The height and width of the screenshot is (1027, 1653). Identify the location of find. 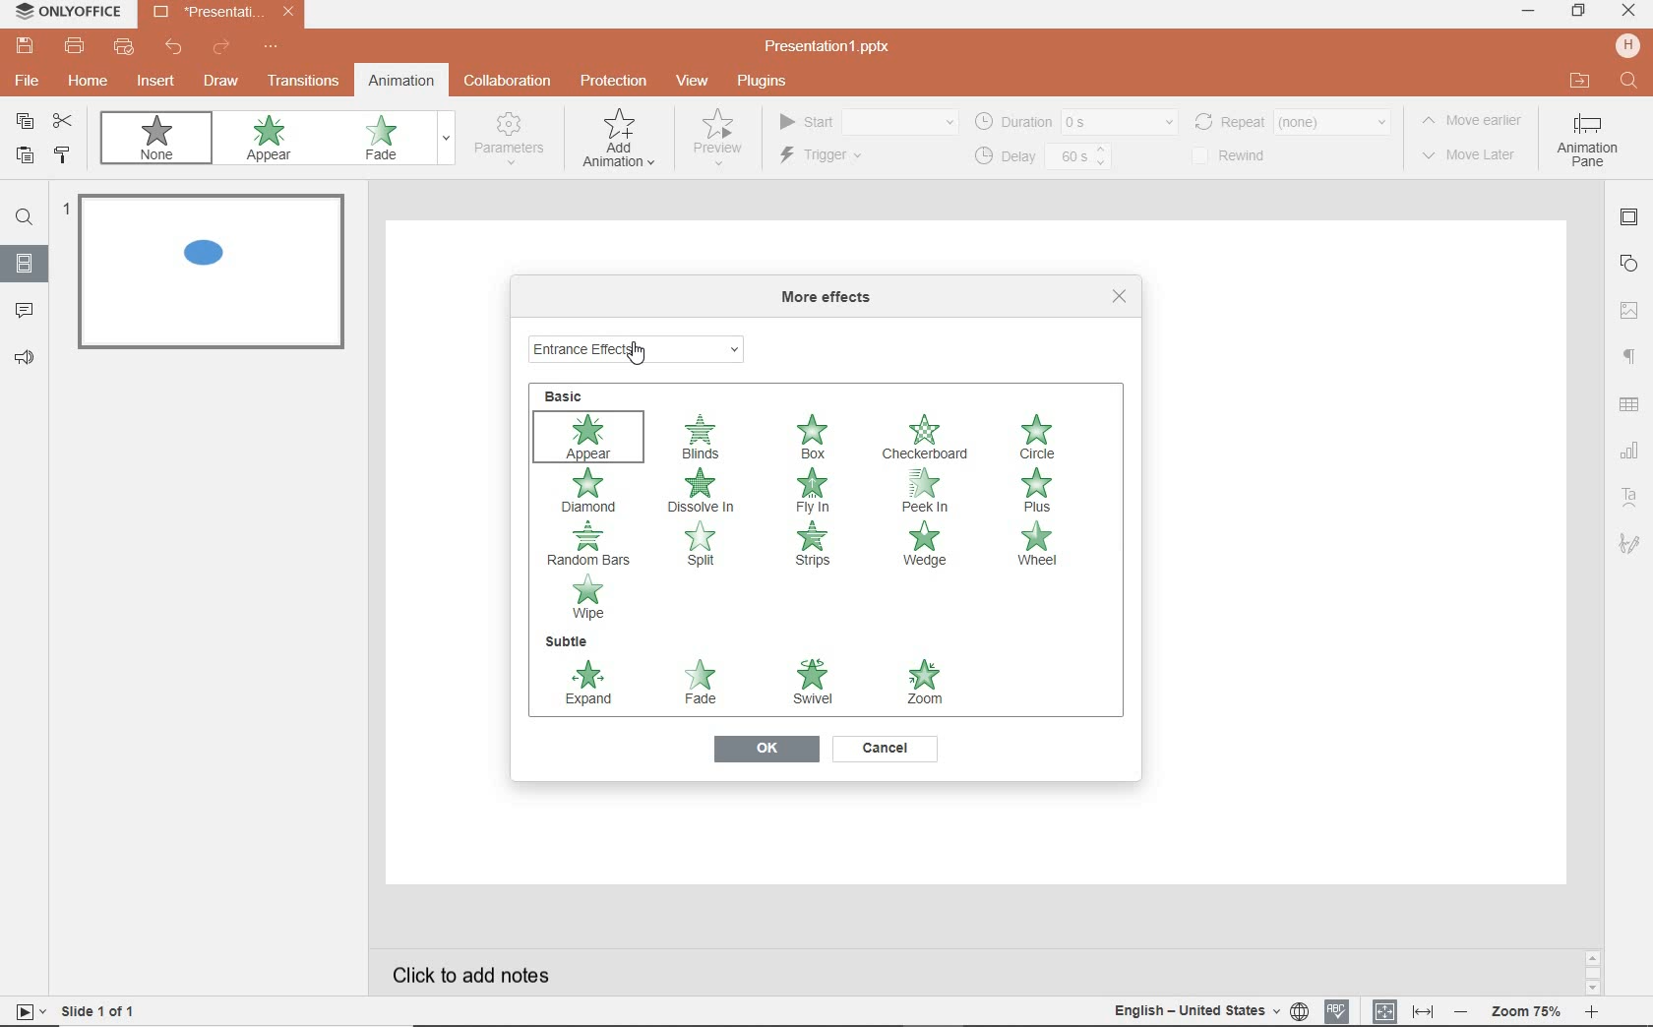
(25, 220).